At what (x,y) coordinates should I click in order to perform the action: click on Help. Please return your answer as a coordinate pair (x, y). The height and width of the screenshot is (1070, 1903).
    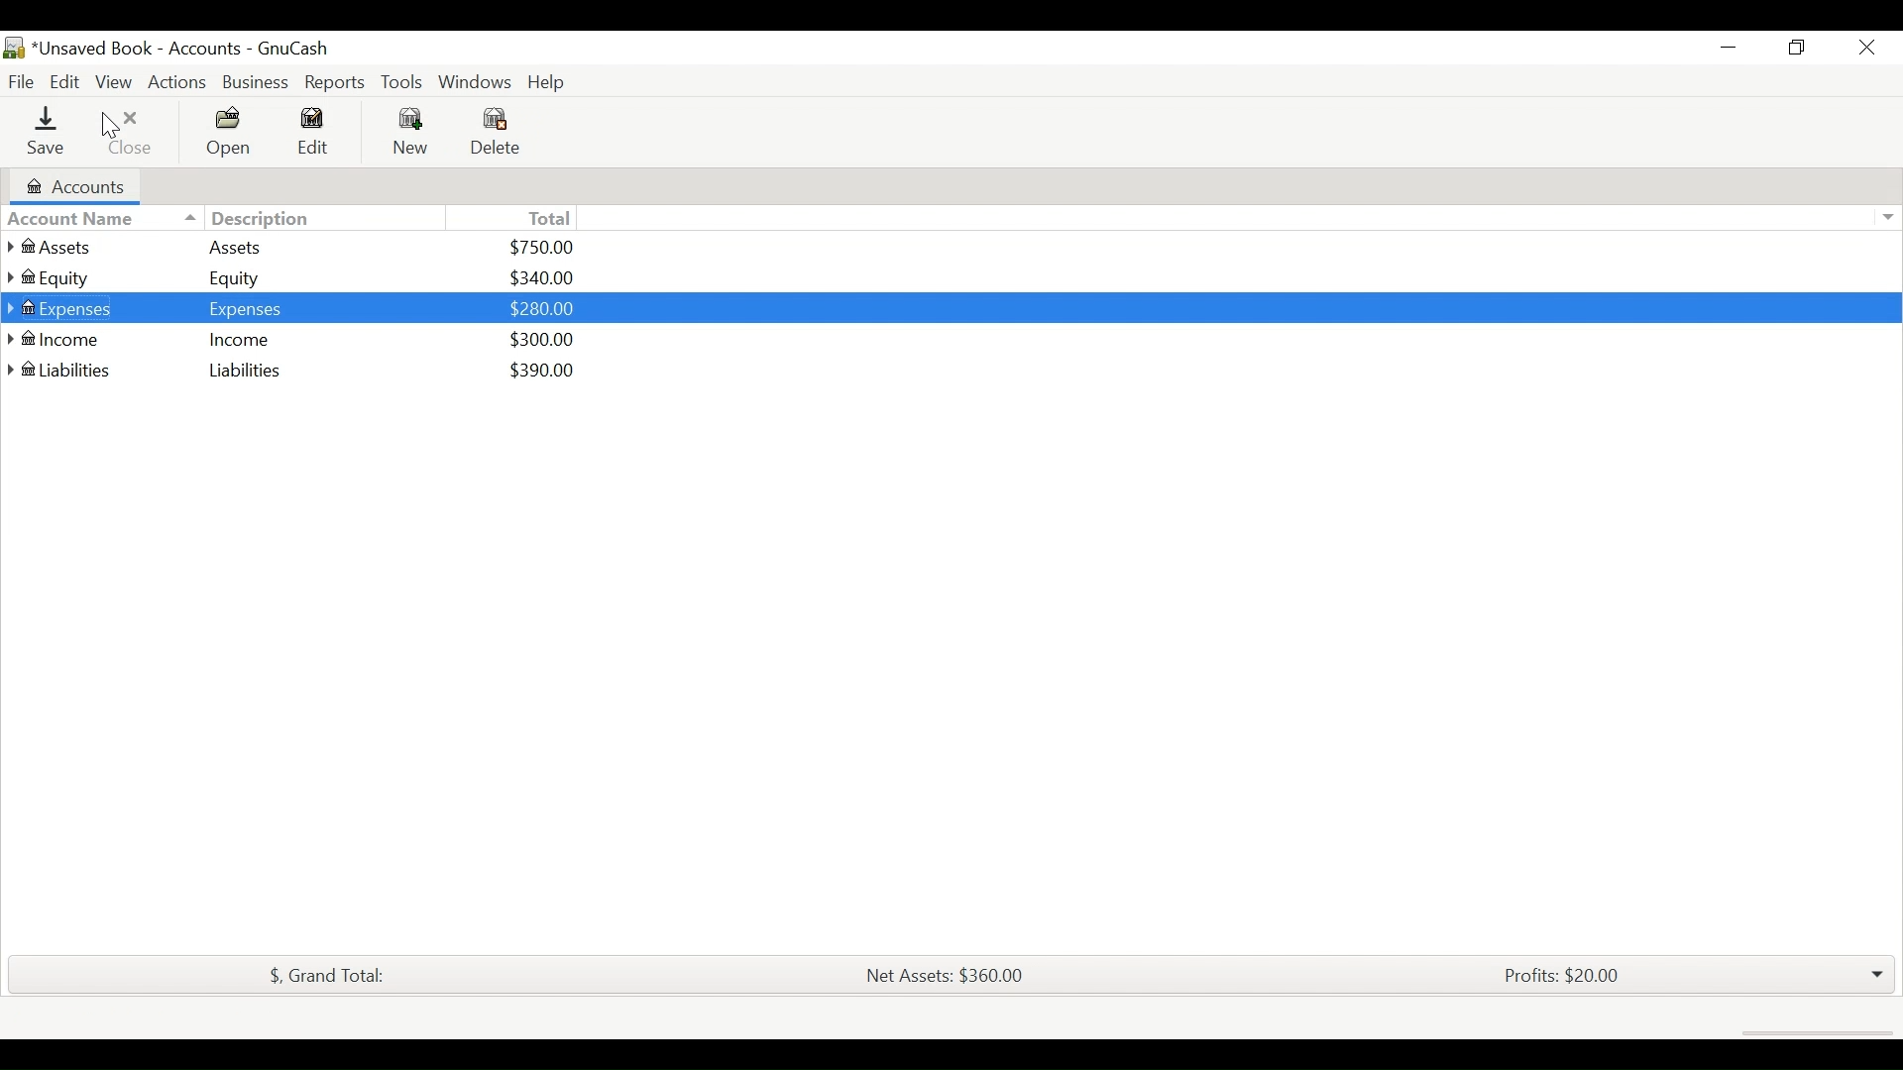
    Looking at the image, I should click on (550, 82).